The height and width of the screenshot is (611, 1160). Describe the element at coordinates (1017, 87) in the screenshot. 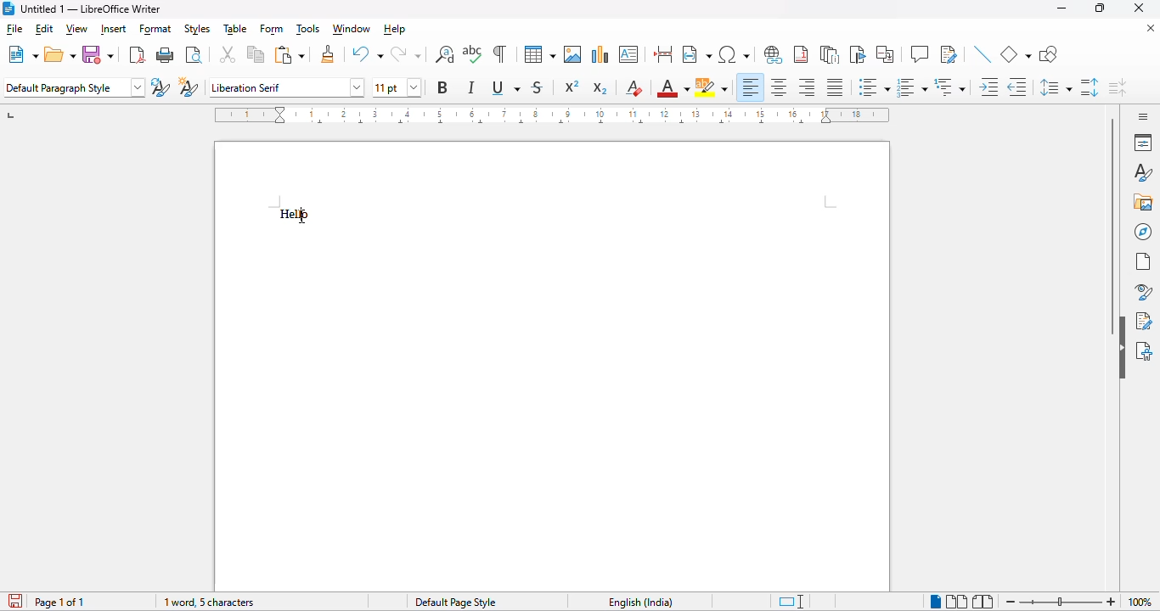

I see `decrease indent` at that location.